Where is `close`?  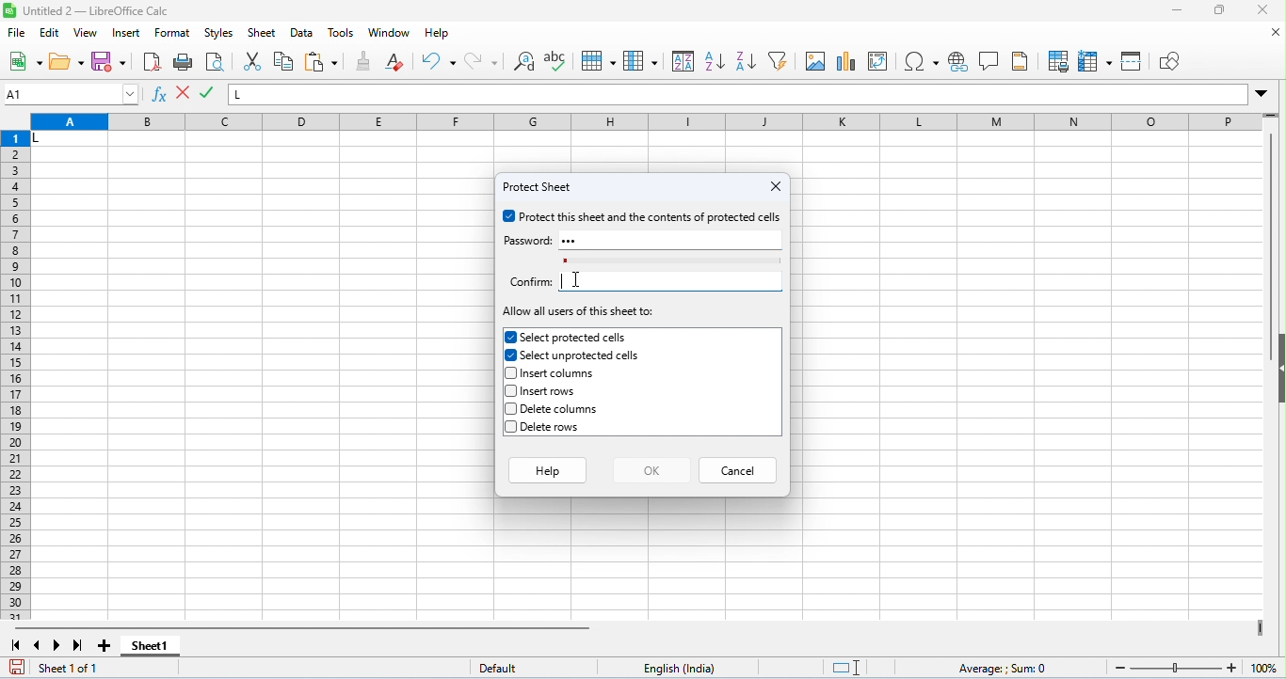 close is located at coordinates (1261, 10).